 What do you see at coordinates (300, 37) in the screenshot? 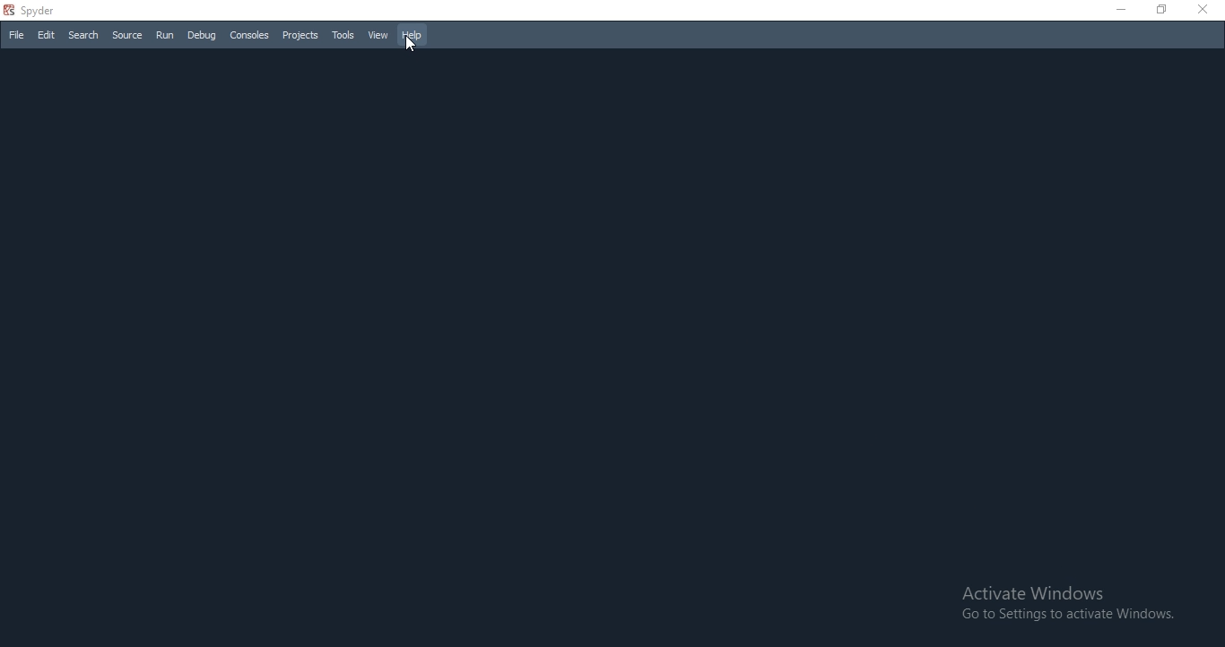
I see `Projects` at bounding box center [300, 37].